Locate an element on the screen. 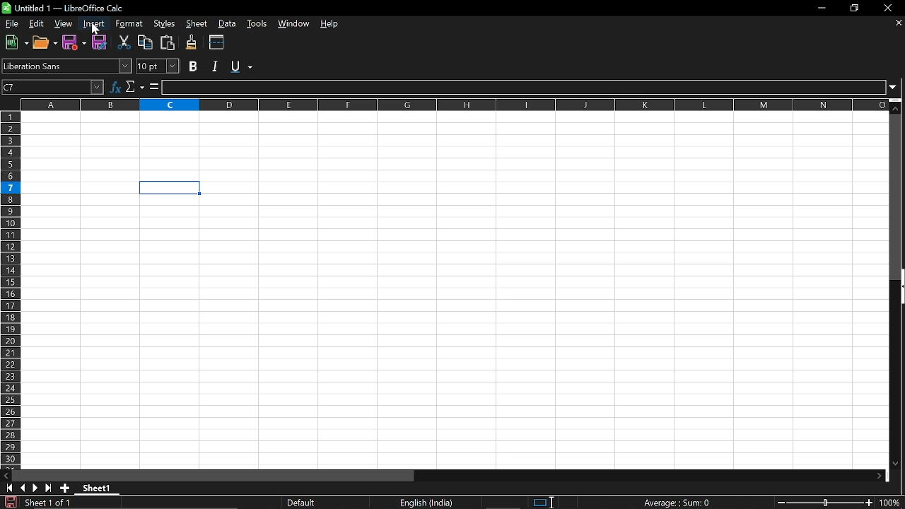  MOve left is located at coordinates (6, 476).